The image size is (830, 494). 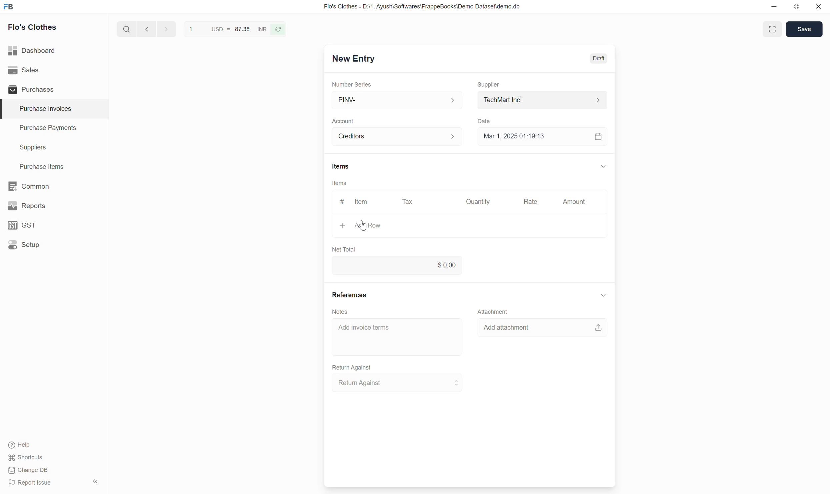 What do you see at coordinates (94, 480) in the screenshot?
I see `hide` at bounding box center [94, 480].